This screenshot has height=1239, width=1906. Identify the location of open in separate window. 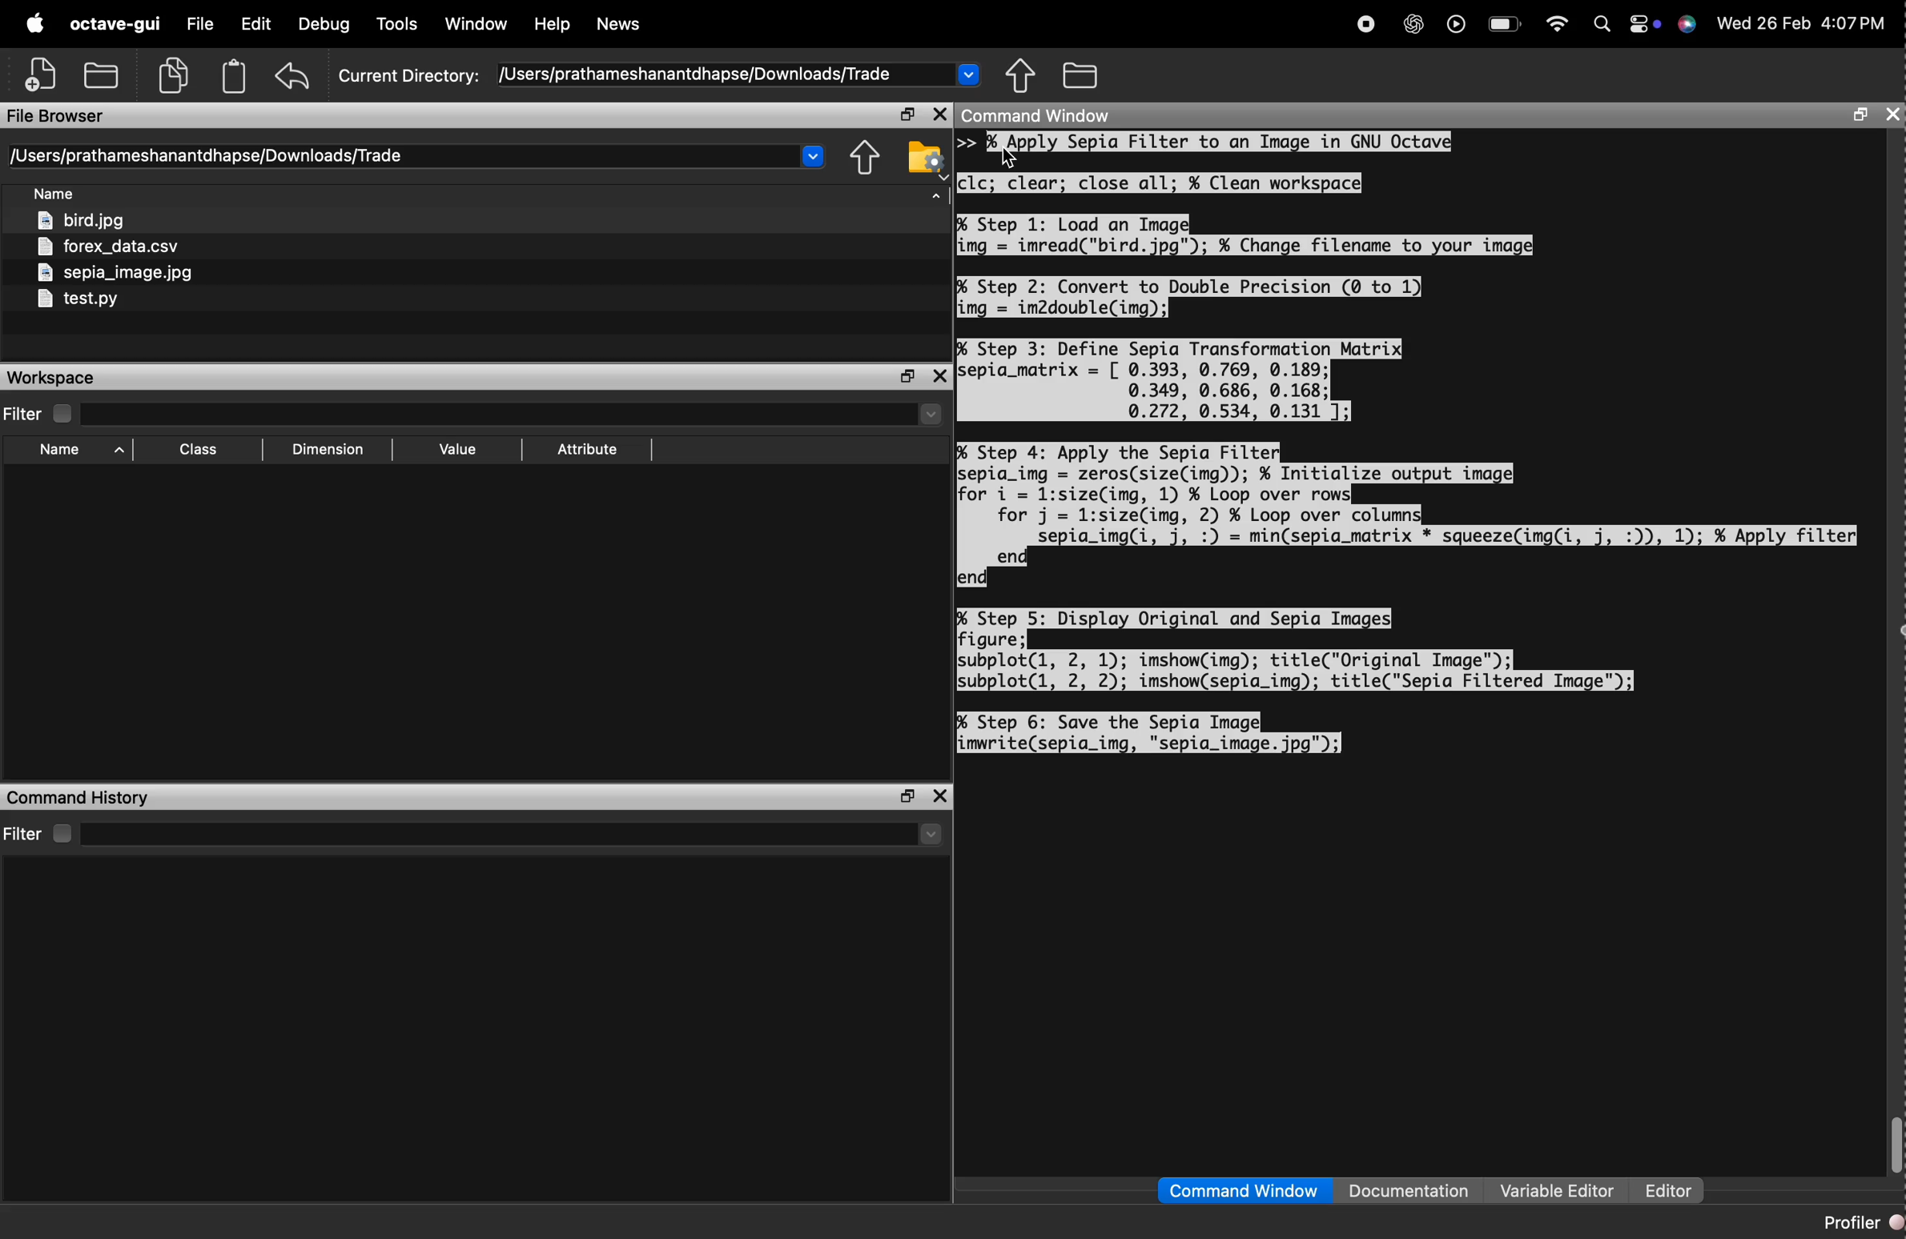
(909, 376).